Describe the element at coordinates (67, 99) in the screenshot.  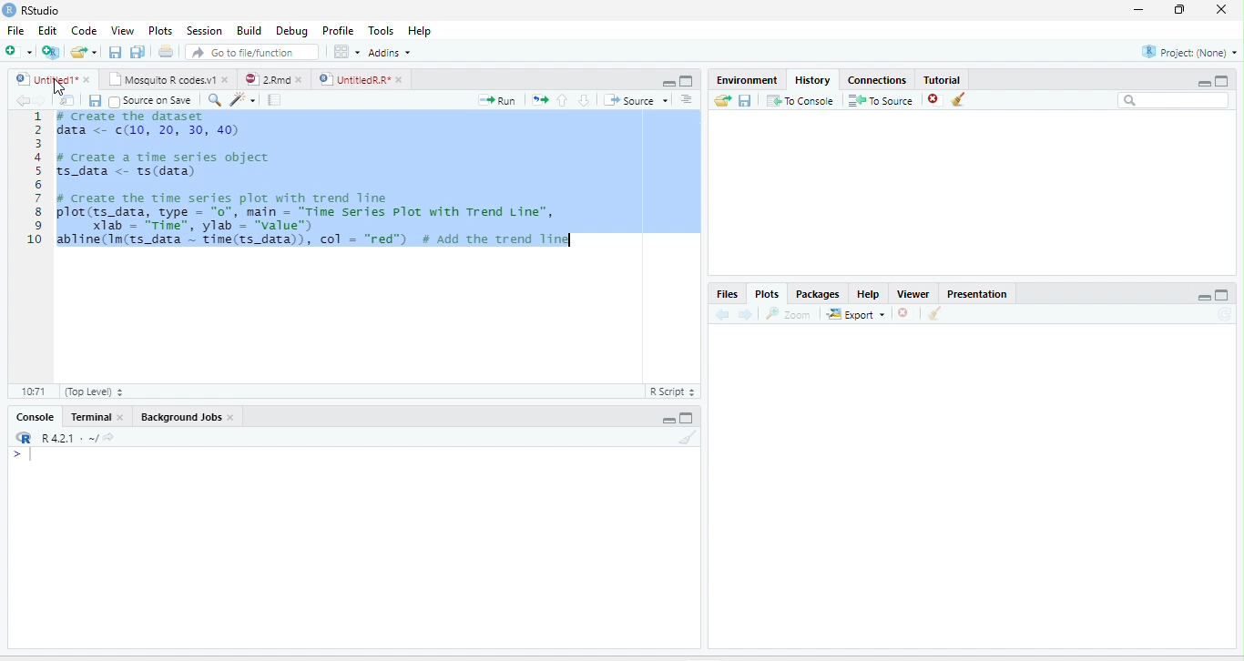
I see `Show in new window` at that location.